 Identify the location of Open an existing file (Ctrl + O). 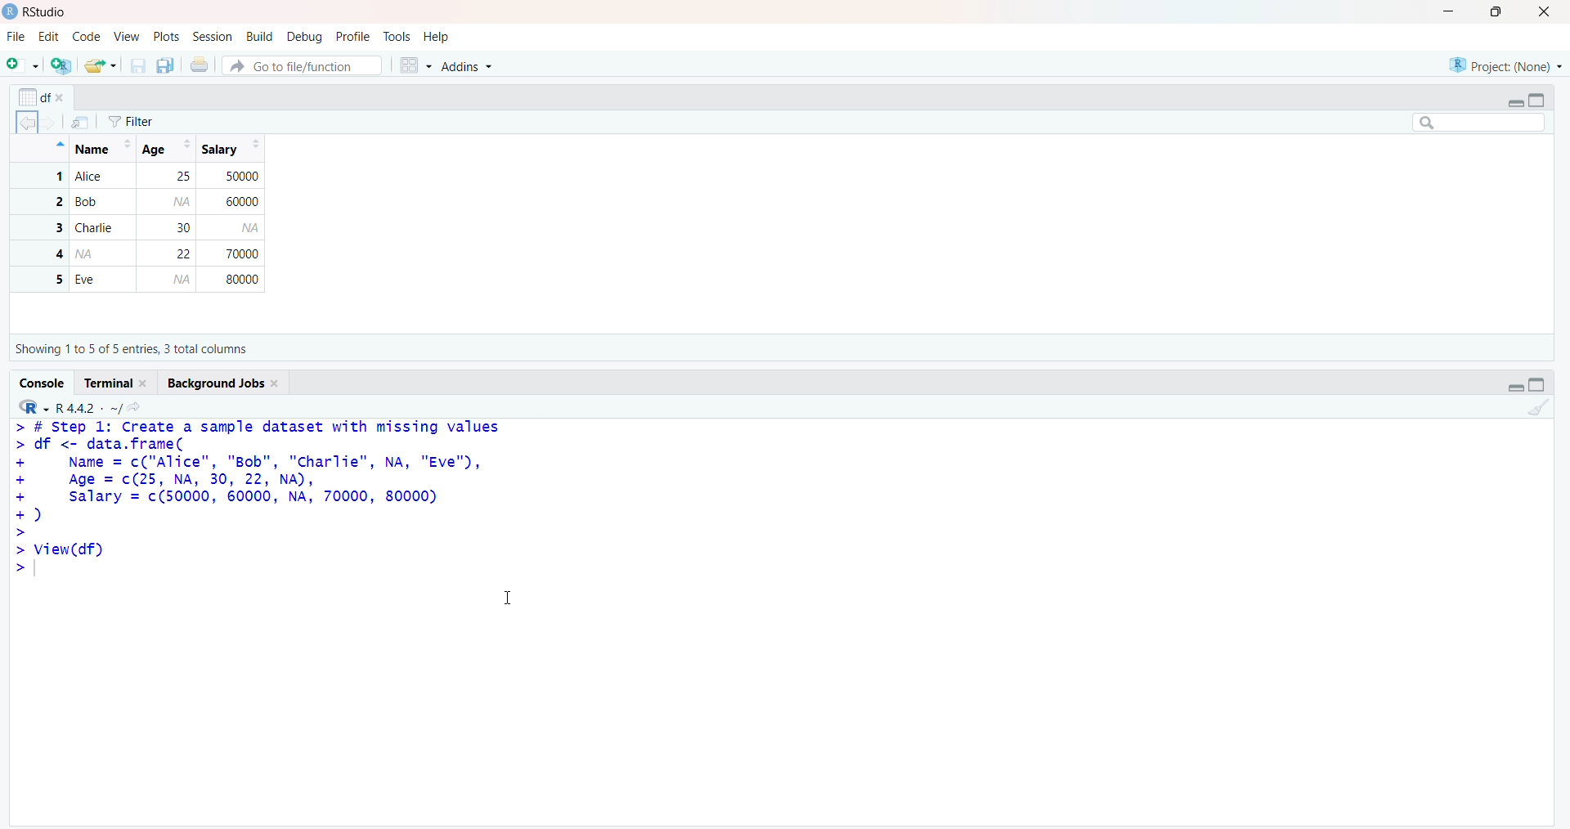
(98, 65).